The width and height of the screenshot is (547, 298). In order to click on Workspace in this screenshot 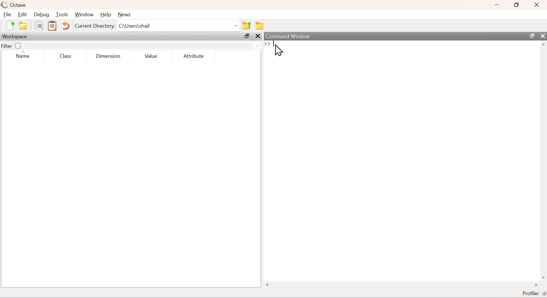, I will do `click(15, 37)`.